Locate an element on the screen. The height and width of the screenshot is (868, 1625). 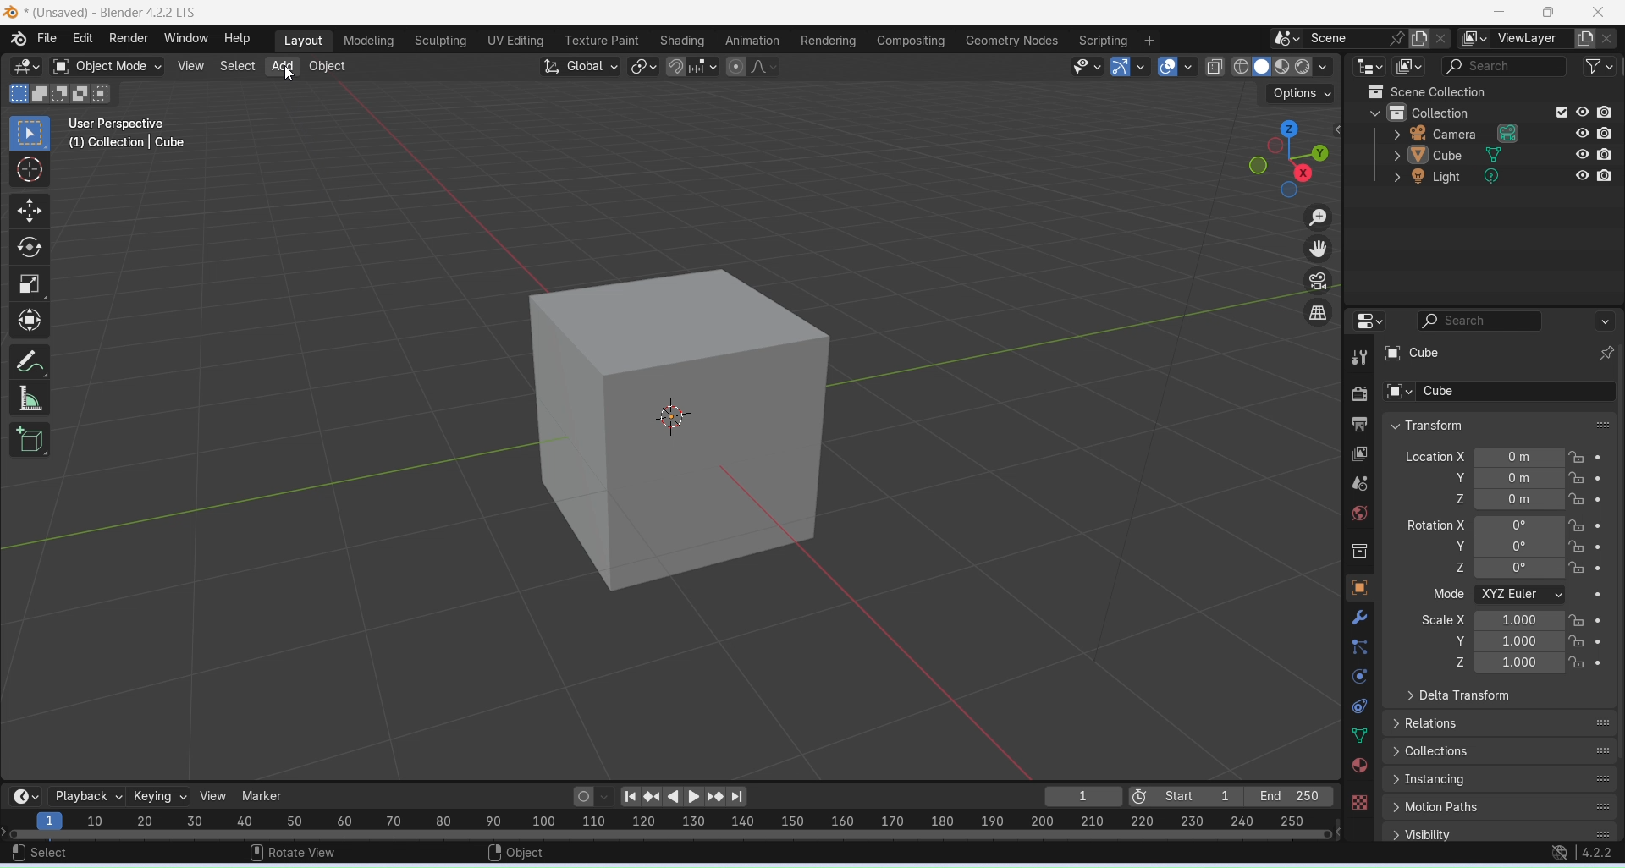
Texture part is located at coordinates (603, 41).